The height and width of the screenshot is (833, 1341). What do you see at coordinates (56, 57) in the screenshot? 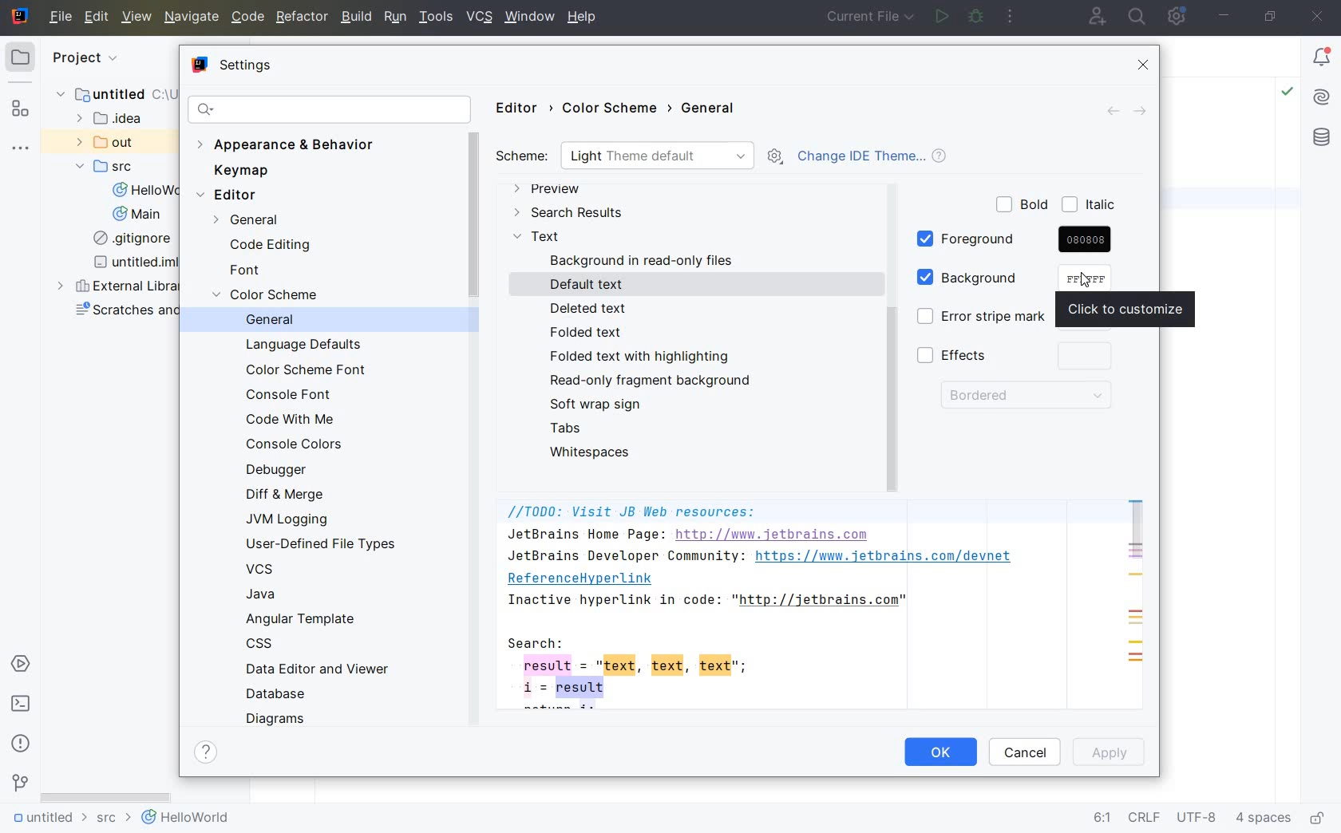
I see `project` at bounding box center [56, 57].